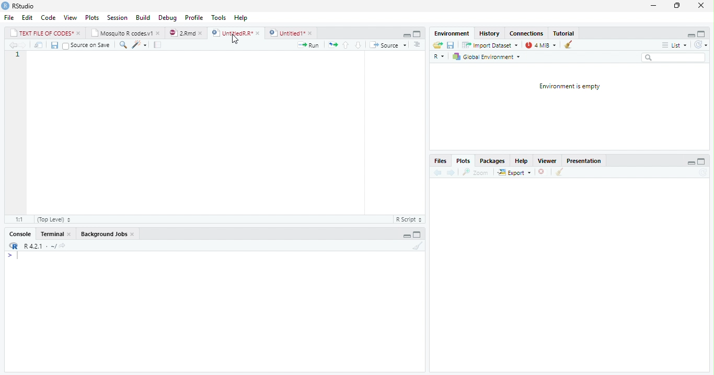 The image size is (714, 375). I want to click on 9 mb, so click(542, 45).